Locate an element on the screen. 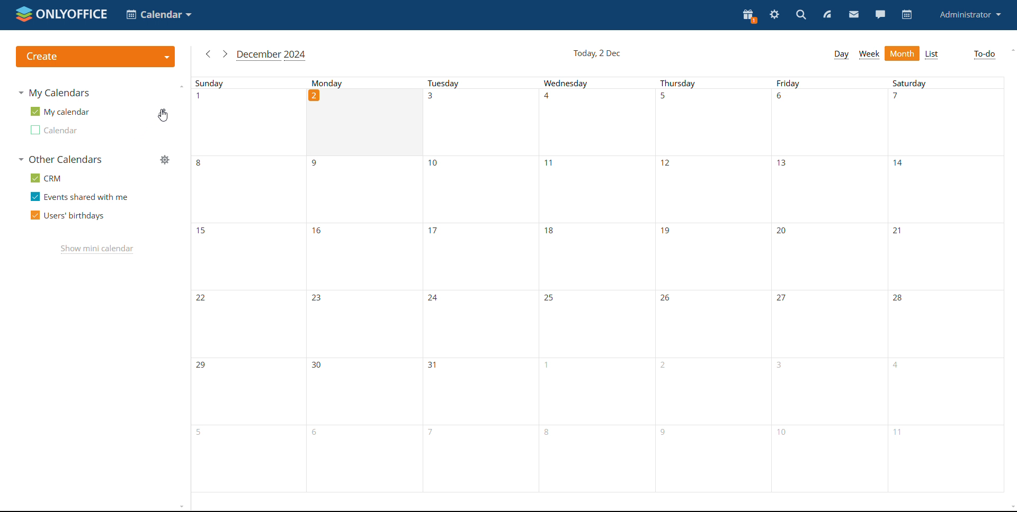 This screenshot has width=1017, height=512. saturday is located at coordinates (945, 291).